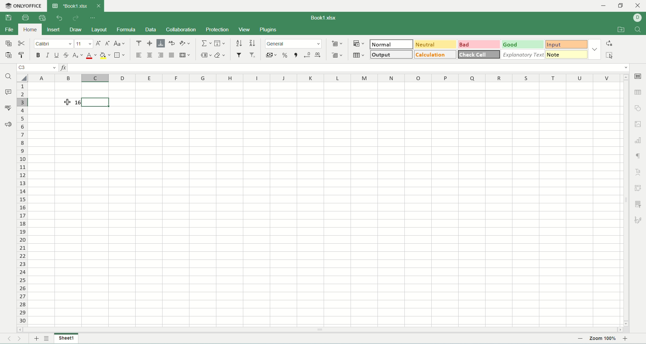 The image size is (646, 344). Describe the element at coordinates (181, 29) in the screenshot. I see `collaboration` at that location.